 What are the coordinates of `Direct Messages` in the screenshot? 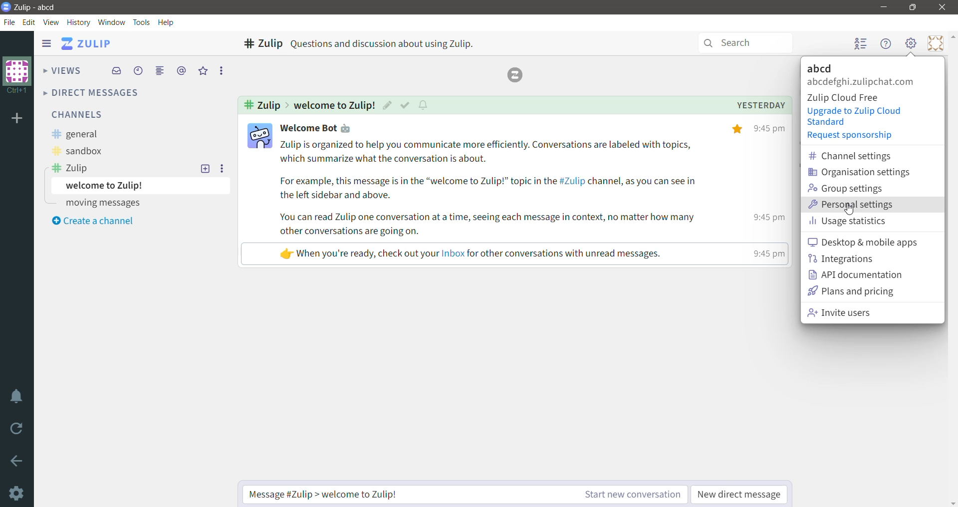 It's located at (93, 92).